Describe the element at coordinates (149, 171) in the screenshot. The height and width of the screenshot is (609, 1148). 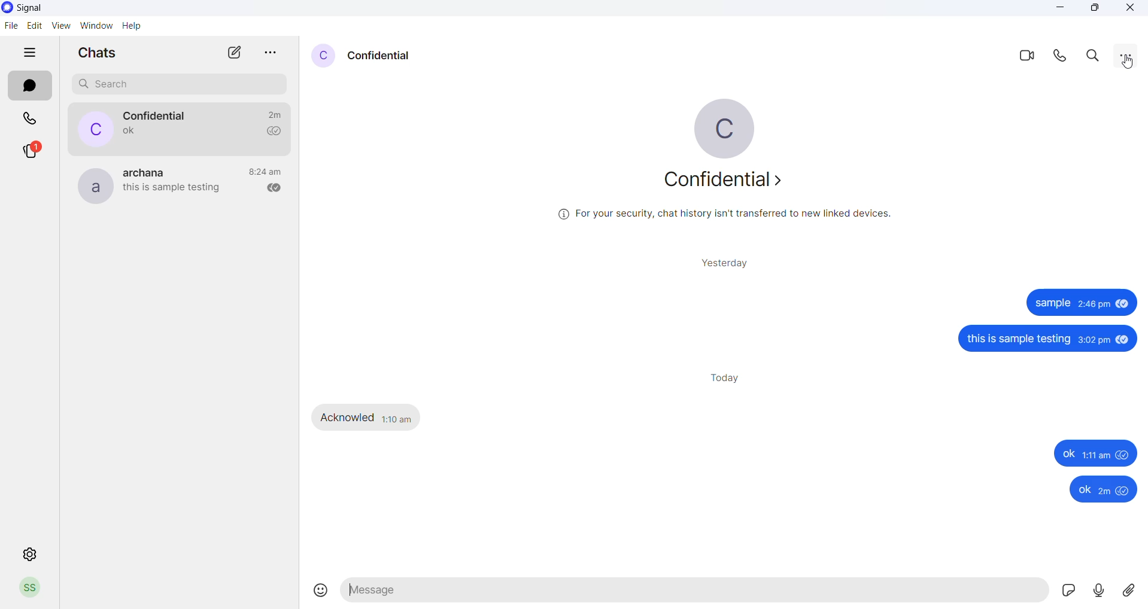
I see `contact name` at that location.